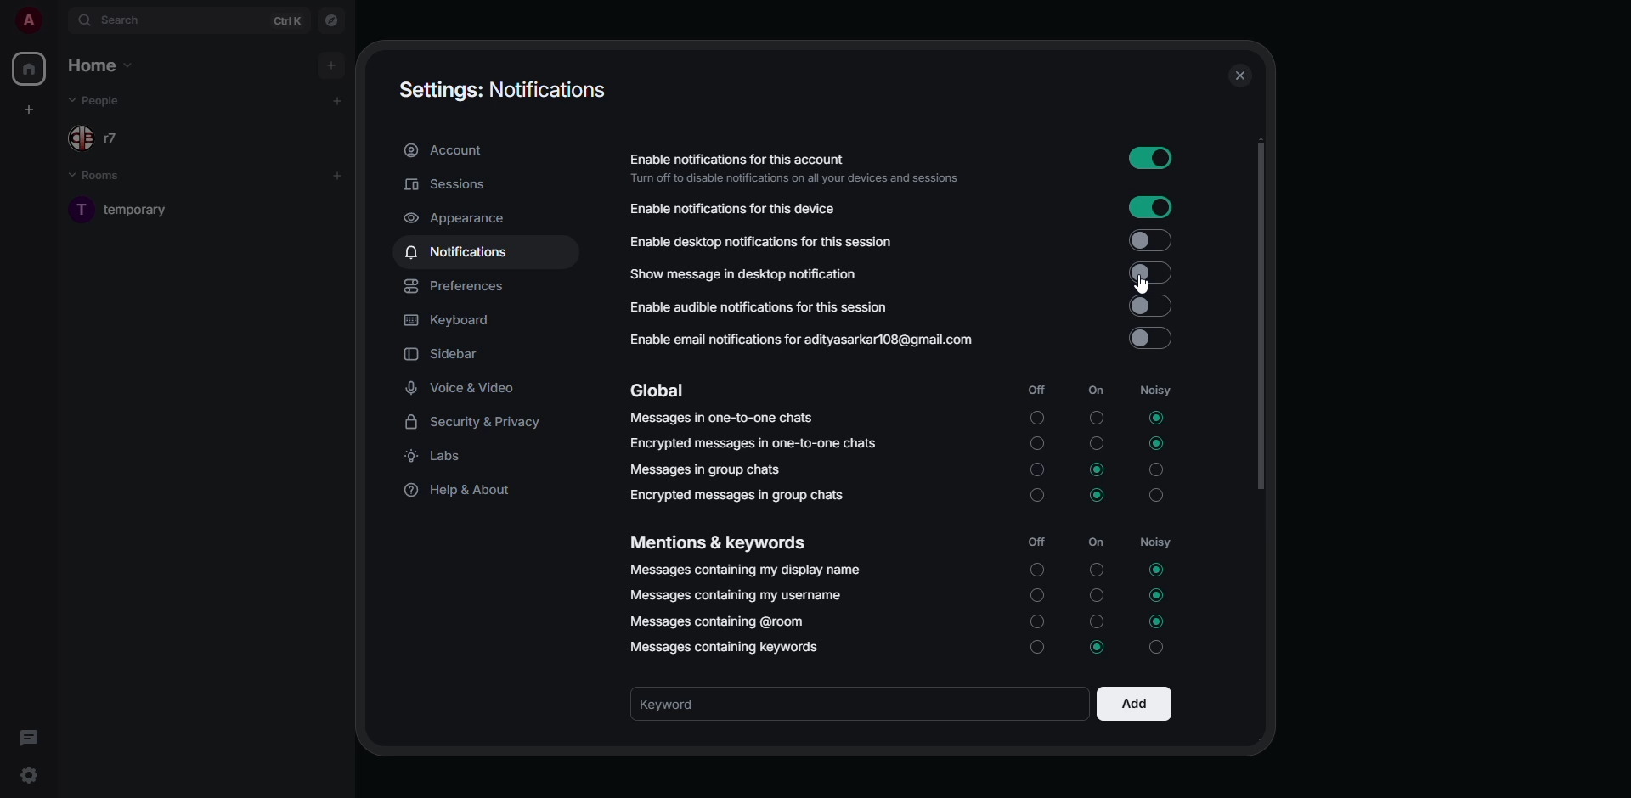 This screenshot has width=1631, height=798. Describe the element at coordinates (1099, 493) in the screenshot. I see `selected` at that location.